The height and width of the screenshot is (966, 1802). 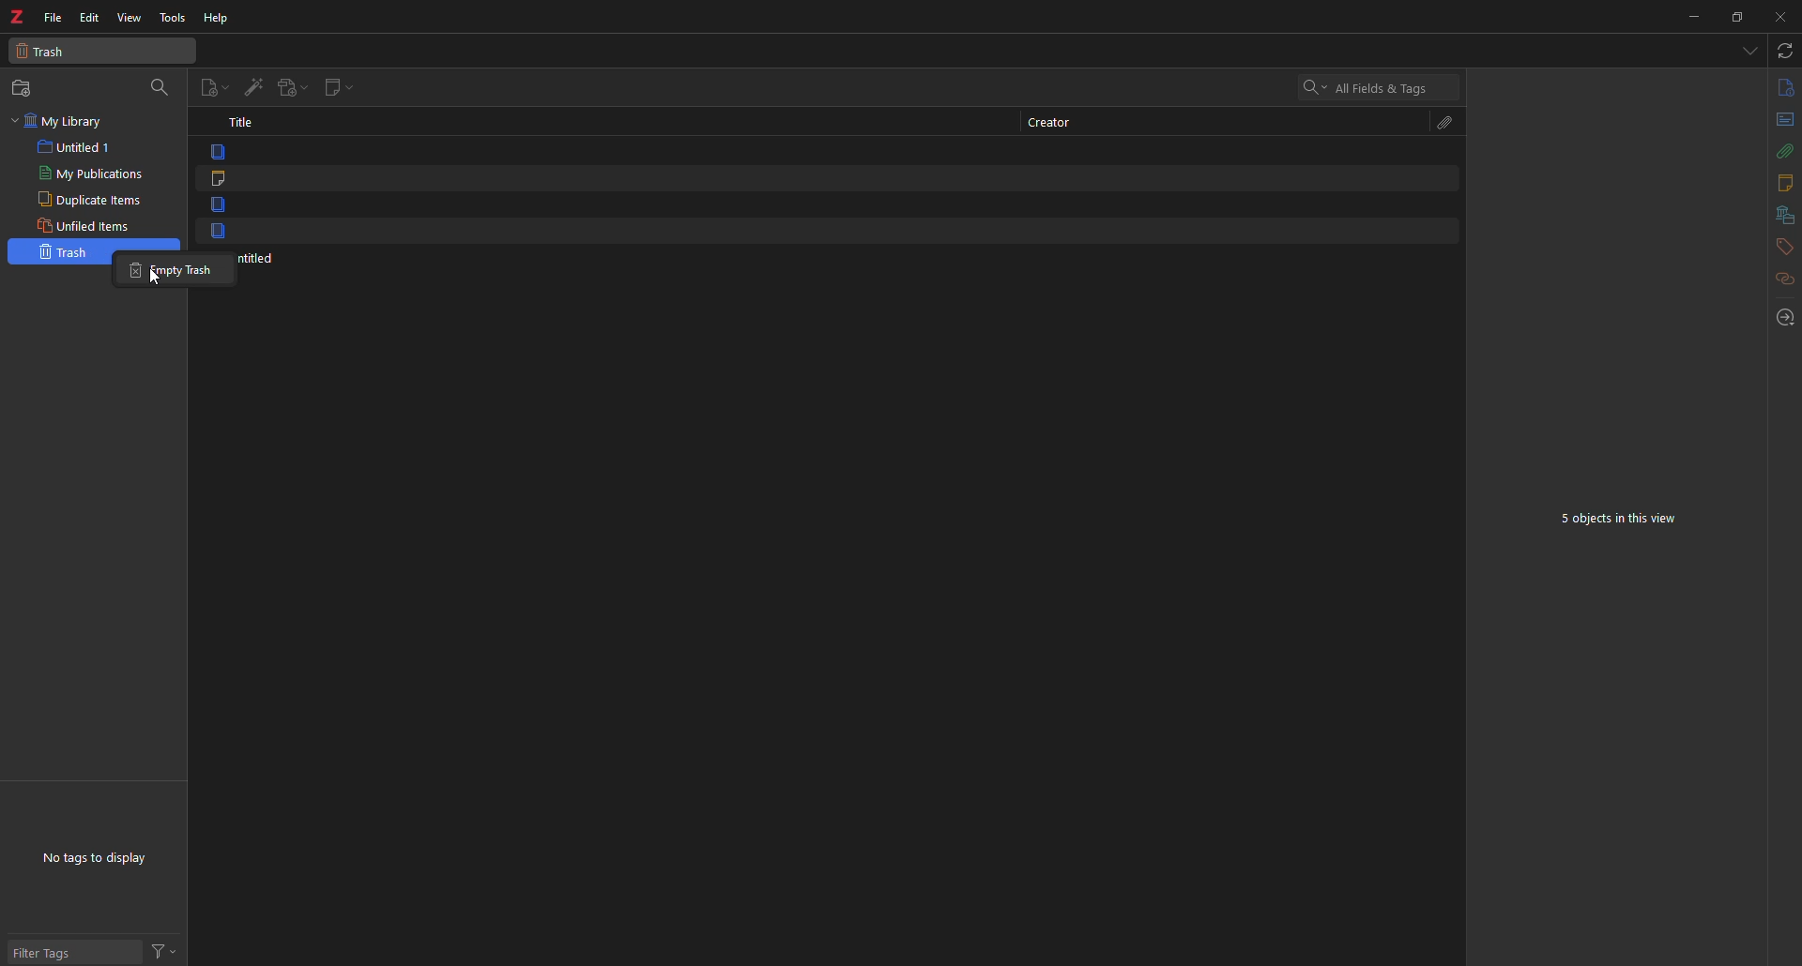 What do you see at coordinates (1784, 121) in the screenshot?
I see `abstract` at bounding box center [1784, 121].